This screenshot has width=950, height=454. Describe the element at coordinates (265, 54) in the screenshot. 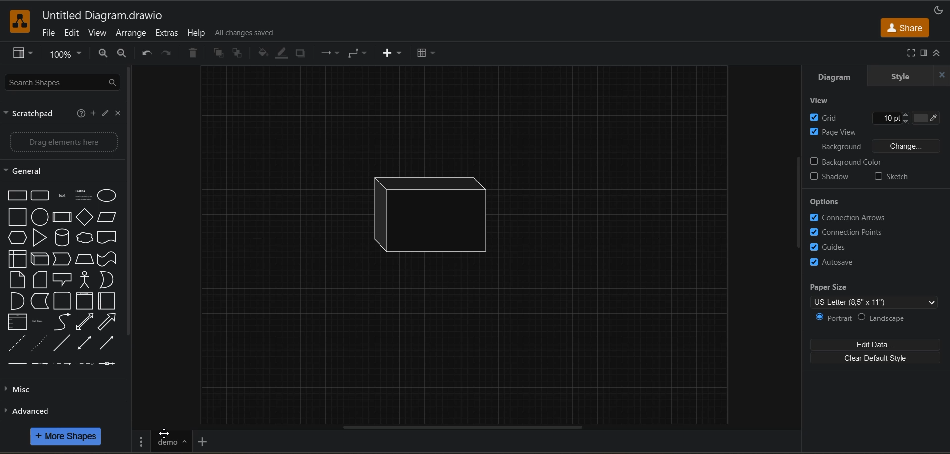

I see `fill color` at that location.